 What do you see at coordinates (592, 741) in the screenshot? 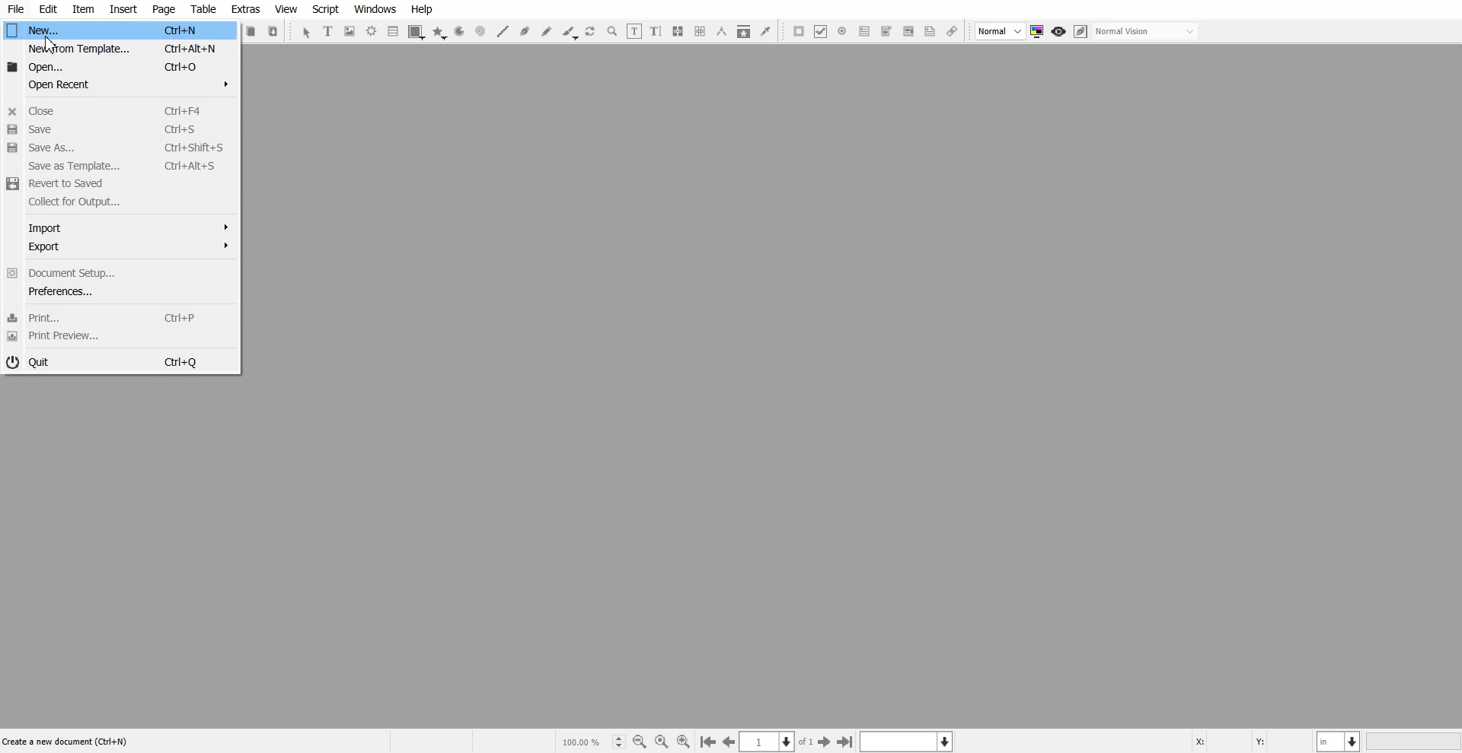
I see `Select current zoom` at bounding box center [592, 741].